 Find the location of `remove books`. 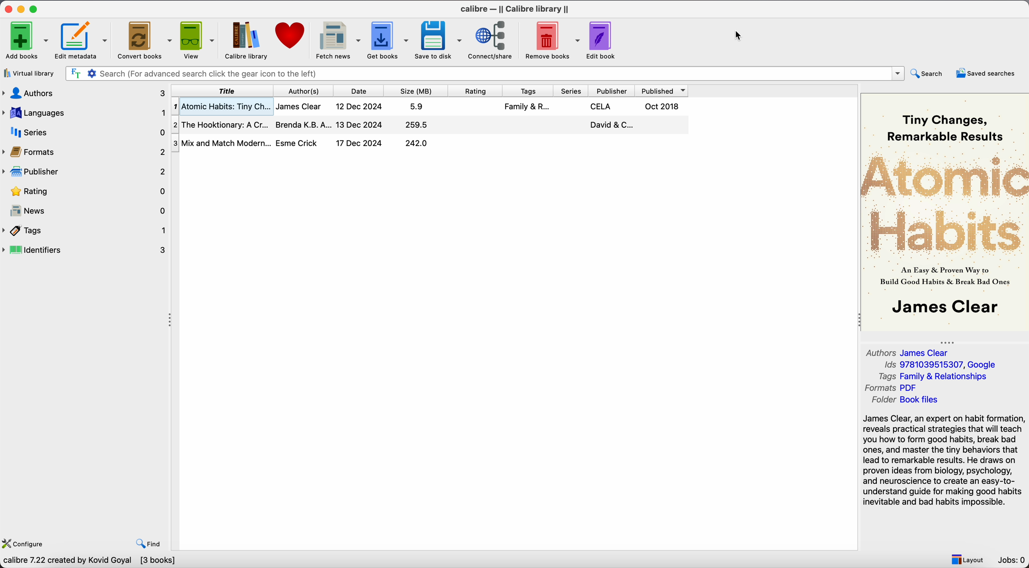

remove books is located at coordinates (552, 40).